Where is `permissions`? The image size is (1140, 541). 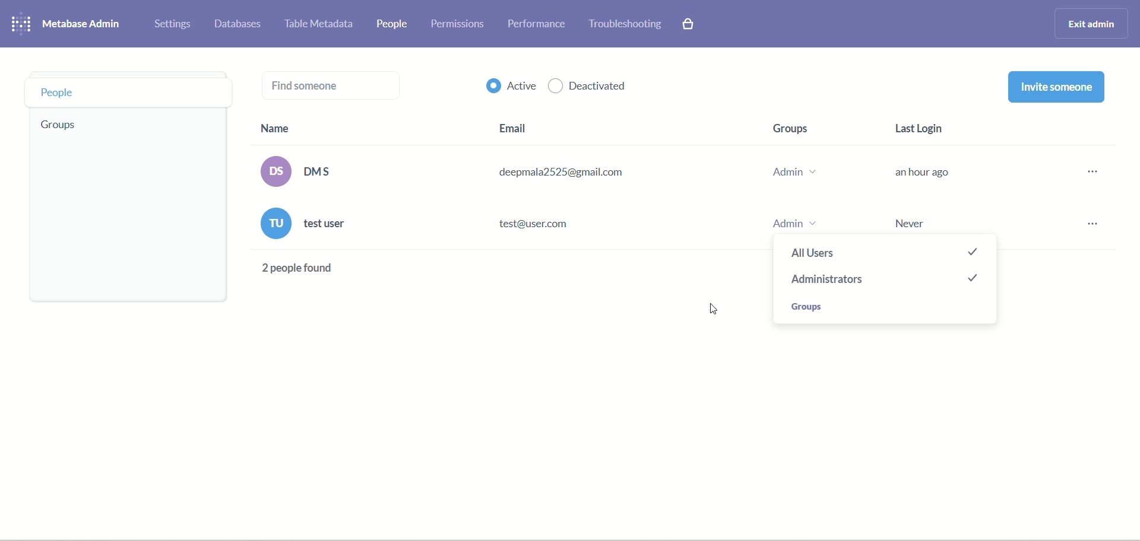 permissions is located at coordinates (458, 24).